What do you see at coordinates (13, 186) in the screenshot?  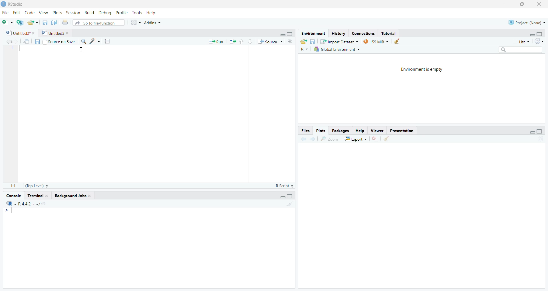 I see `1:1` at bounding box center [13, 186].